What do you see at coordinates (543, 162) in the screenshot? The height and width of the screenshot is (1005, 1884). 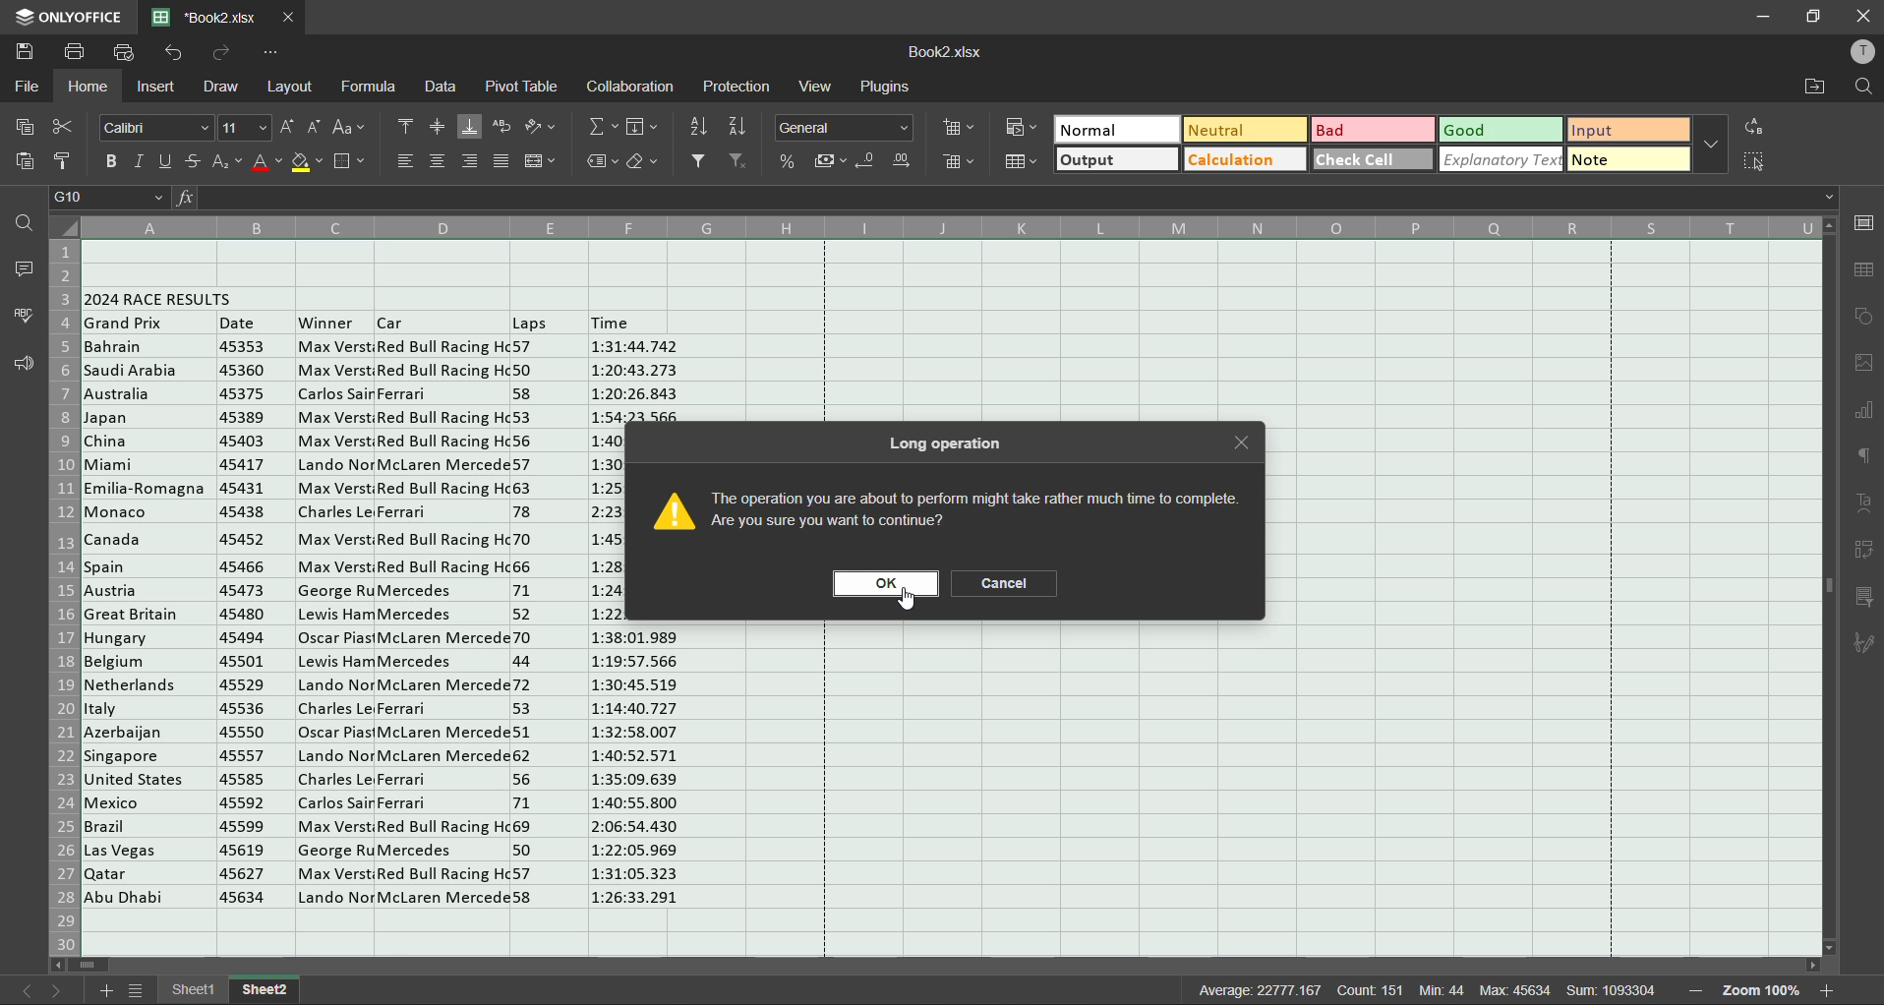 I see `merge and center` at bounding box center [543, 162].